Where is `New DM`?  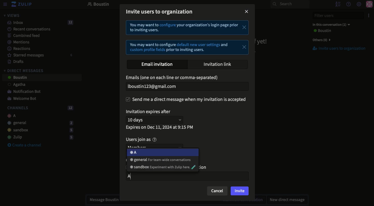 New DM is located at coordinates (286, 199).